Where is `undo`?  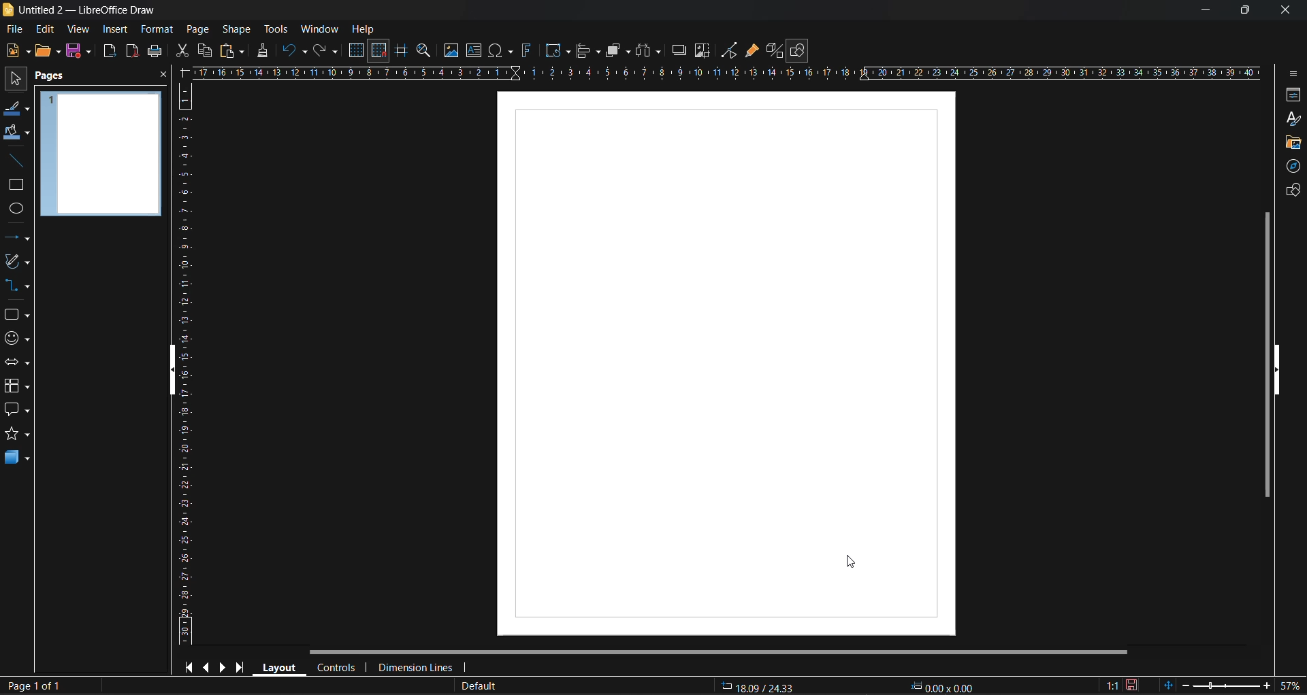
undo is located at coordinates (296, 52).